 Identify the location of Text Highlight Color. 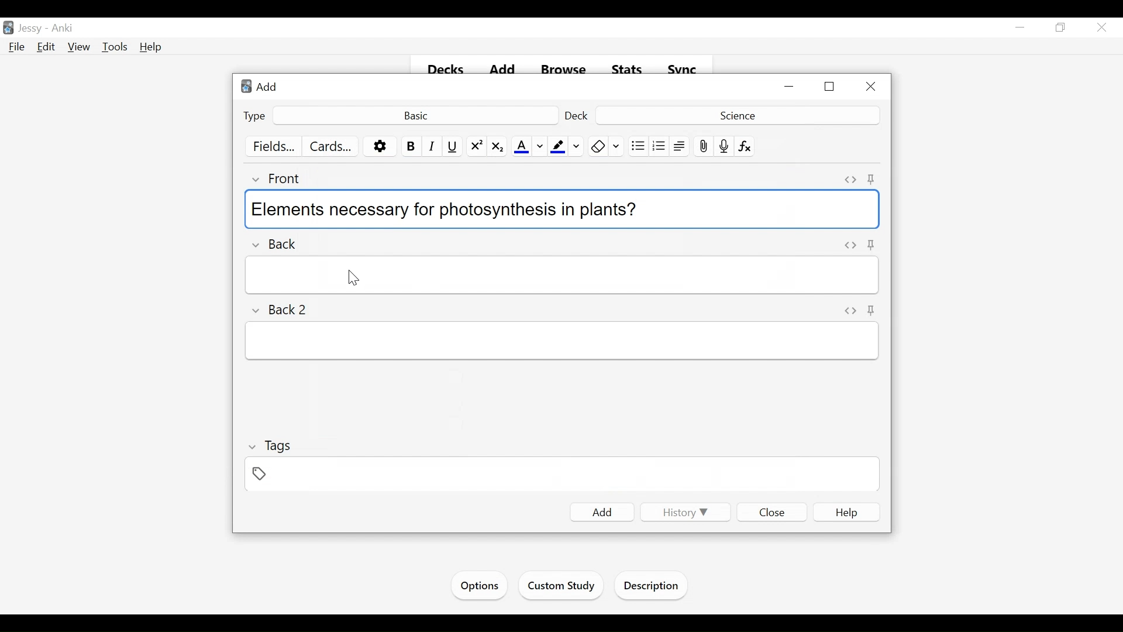
(557, 147).